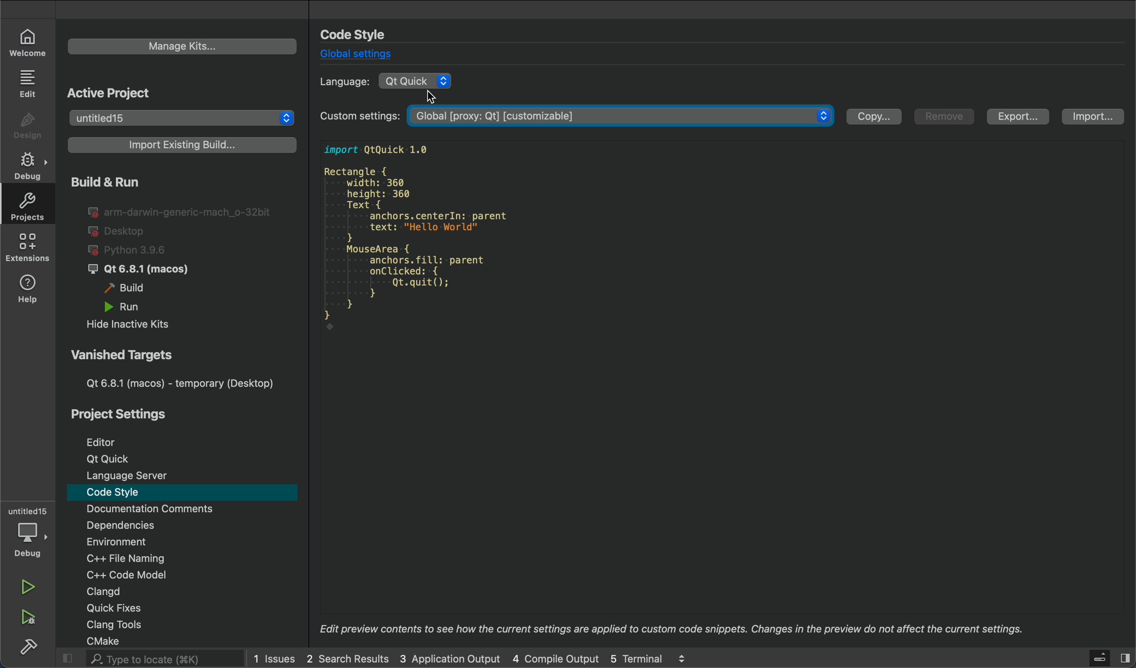 This screenshot has height=668, width=1136. Describe the element at coordinates (159, 510) in the screenshot. I see `` at that location.